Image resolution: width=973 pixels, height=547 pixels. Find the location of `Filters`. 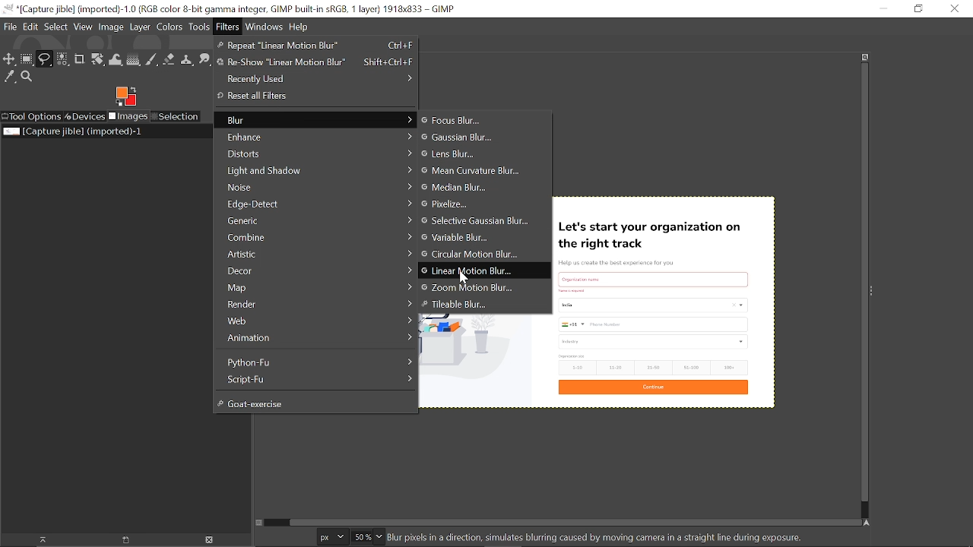

Filters is located at coordinates (229, 27).